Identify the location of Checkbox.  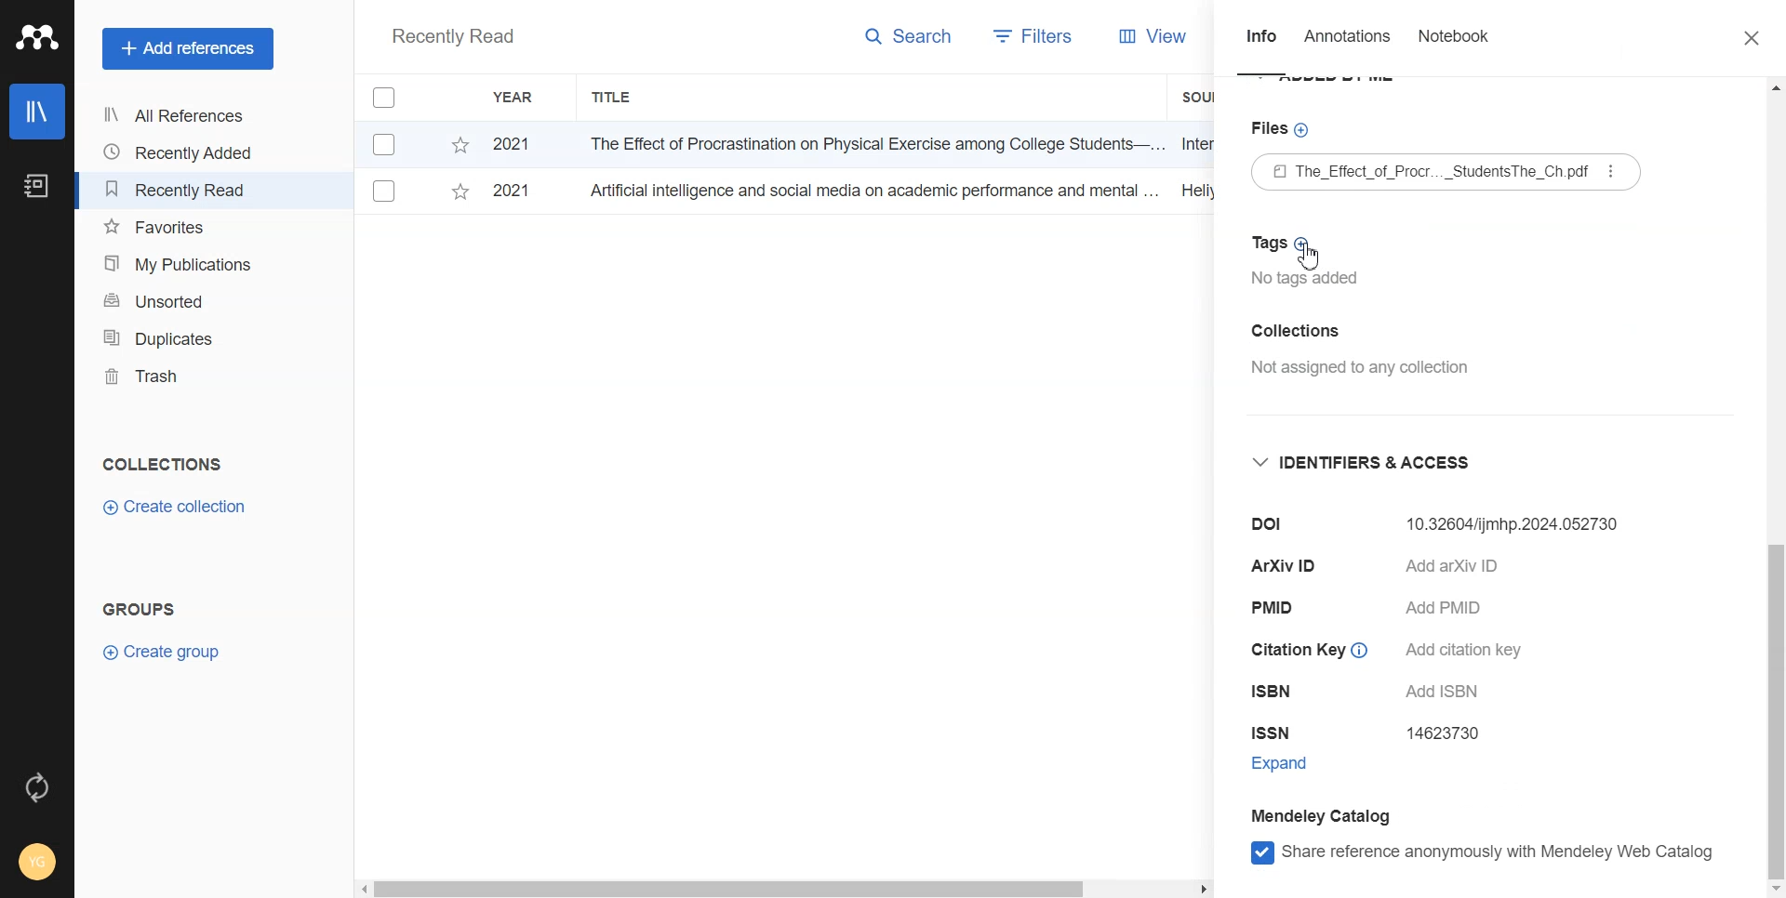
(388, 143).